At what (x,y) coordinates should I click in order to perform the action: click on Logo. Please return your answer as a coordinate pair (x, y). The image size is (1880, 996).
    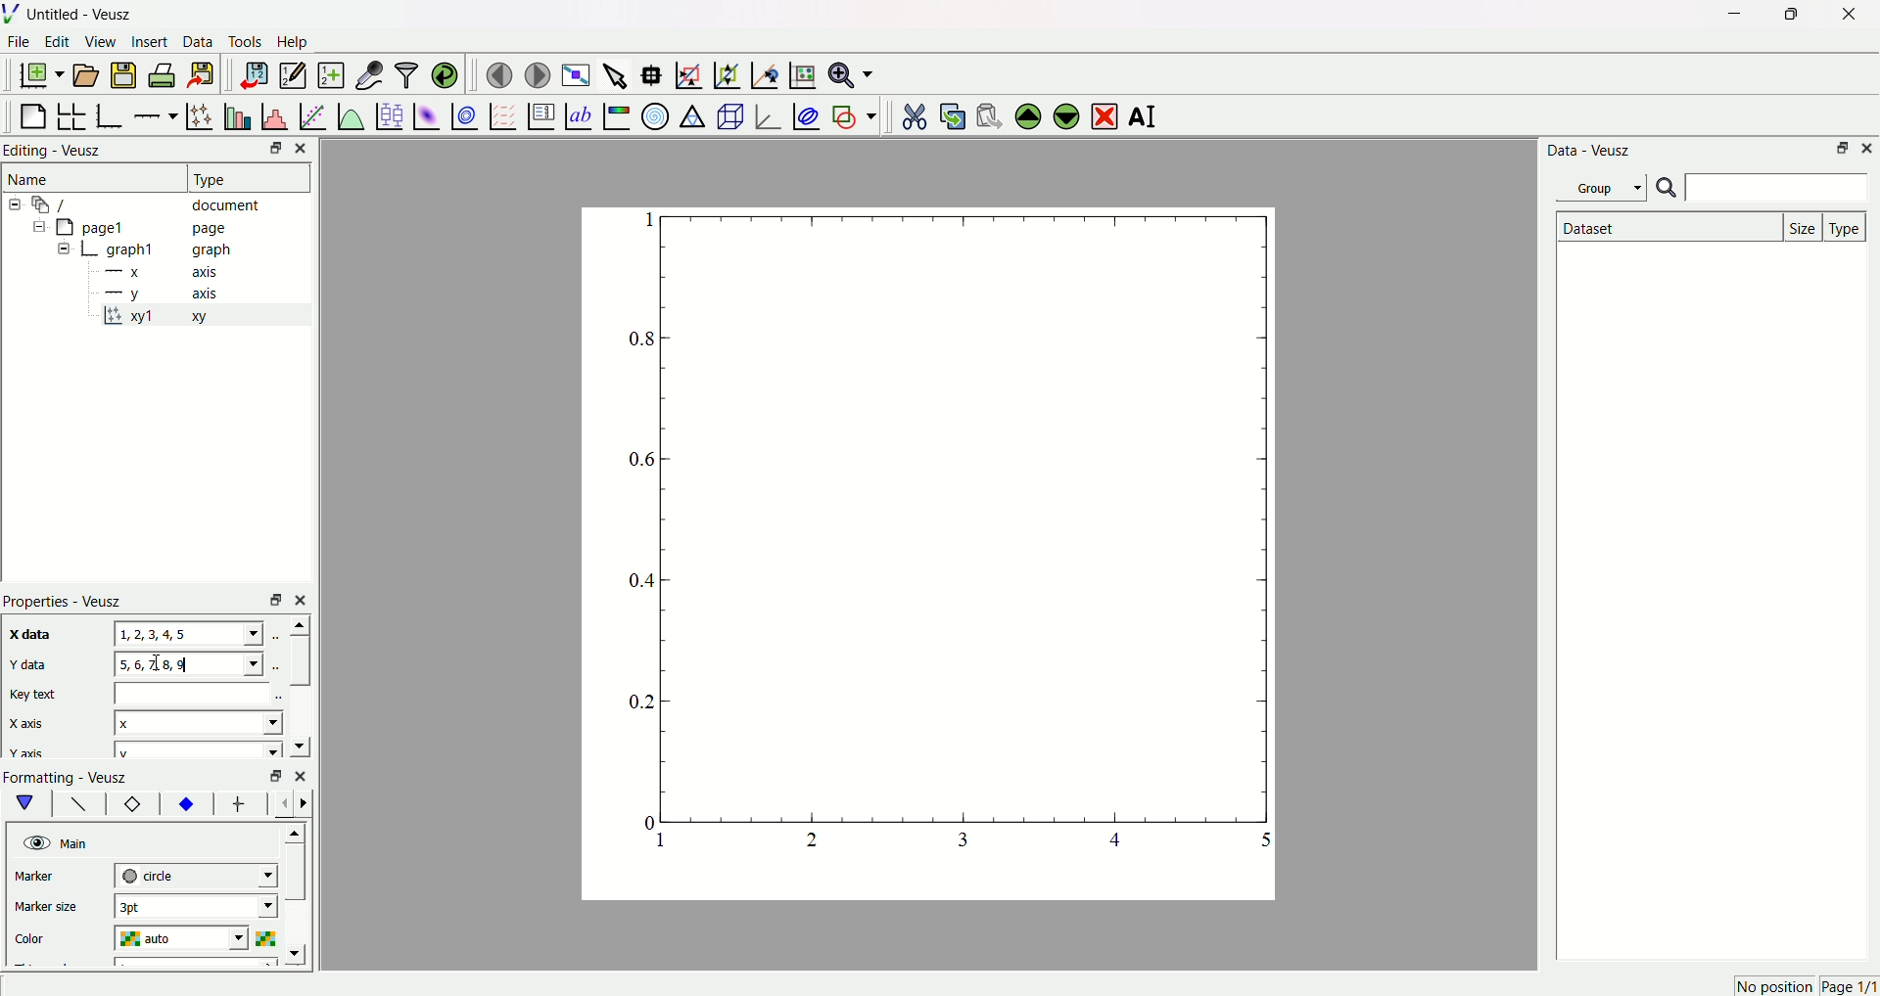
    Looking at the image, I should click on (15, 15).